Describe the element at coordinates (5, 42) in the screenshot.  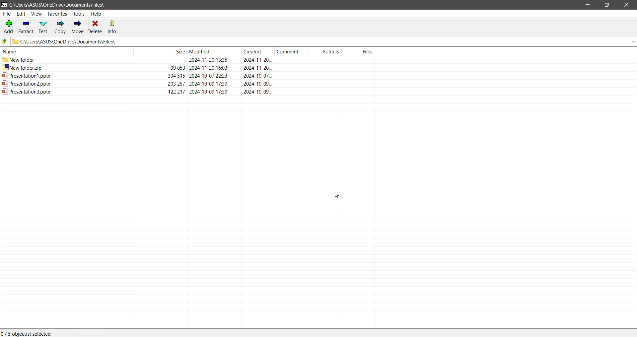
I see `Move Up one level` at that location.